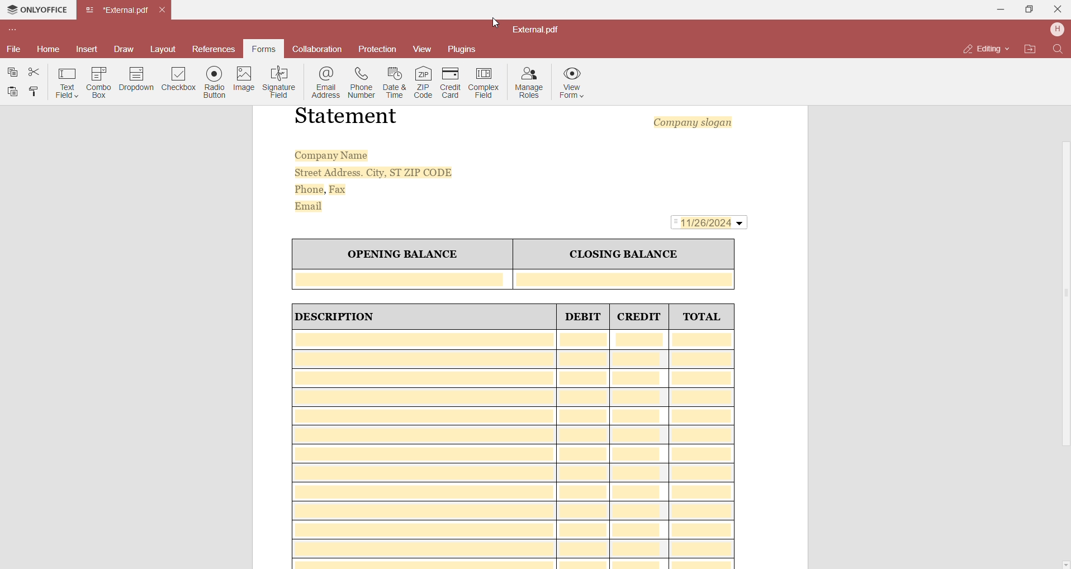  Describe the element at coordinates (67, 83) in the screenshot. I see `Text Field` at that location.